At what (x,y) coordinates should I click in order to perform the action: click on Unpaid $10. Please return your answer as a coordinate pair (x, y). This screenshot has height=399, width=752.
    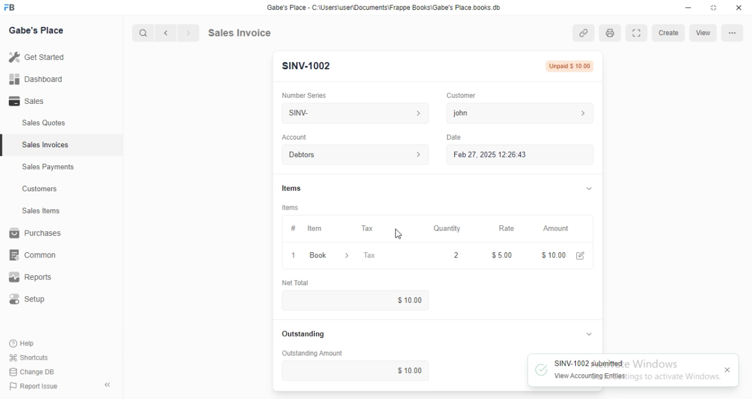
    Looking at the image, I should click on (570, 65).